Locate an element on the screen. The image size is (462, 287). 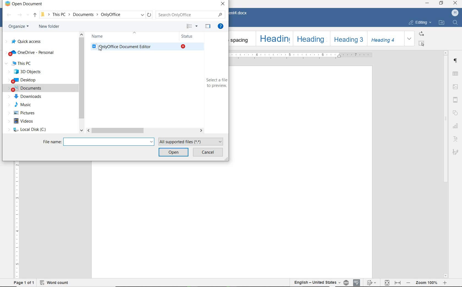
Refresh is located at coordinates (149, 17).